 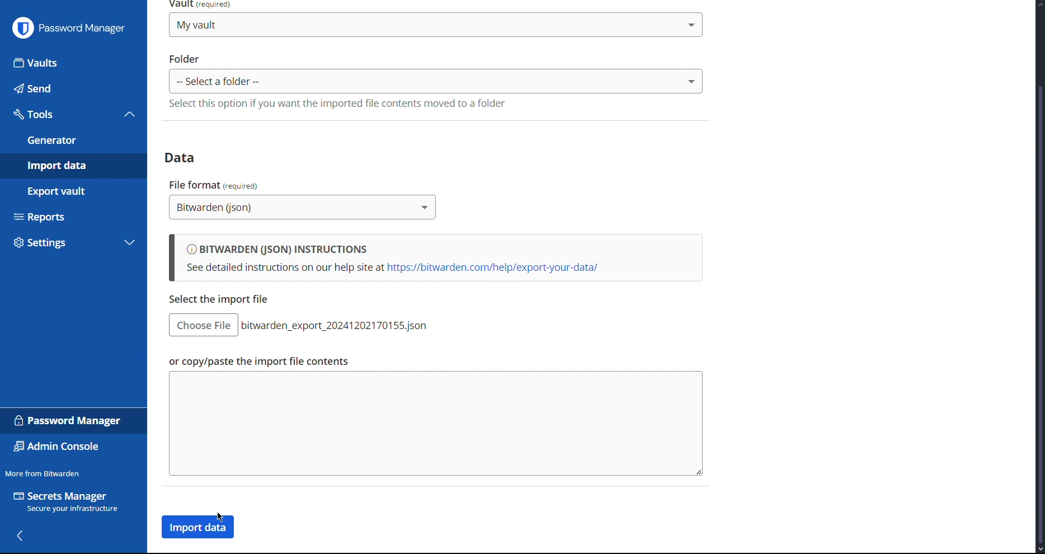 What do you see at coordinates (73, 166) in the screenshot?
I see `Import data` at bounding box center [73, 166].